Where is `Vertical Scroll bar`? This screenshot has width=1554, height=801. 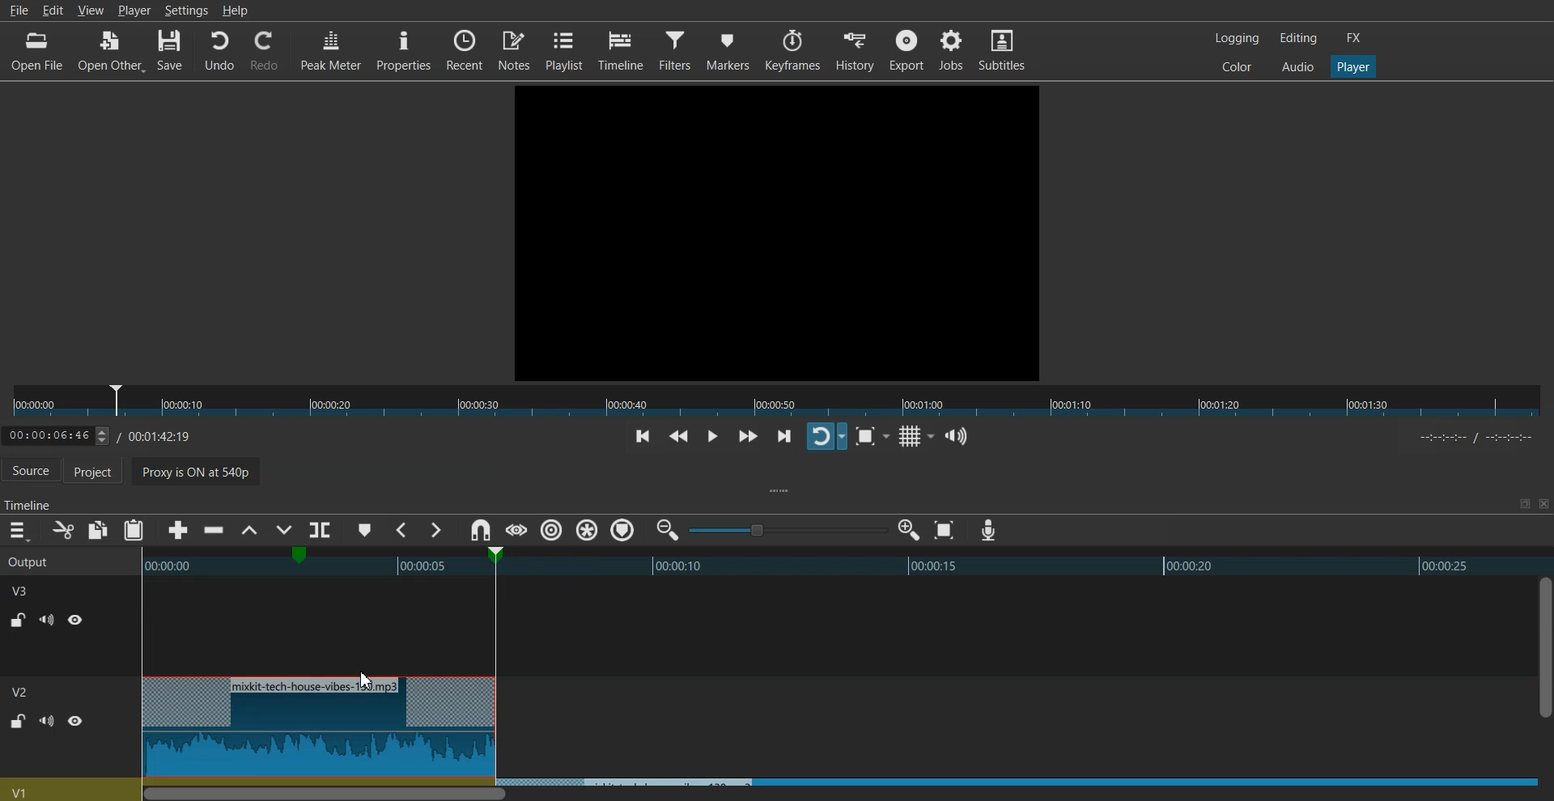 Vertical Scroll bar is located at coordinates (1544, 677).